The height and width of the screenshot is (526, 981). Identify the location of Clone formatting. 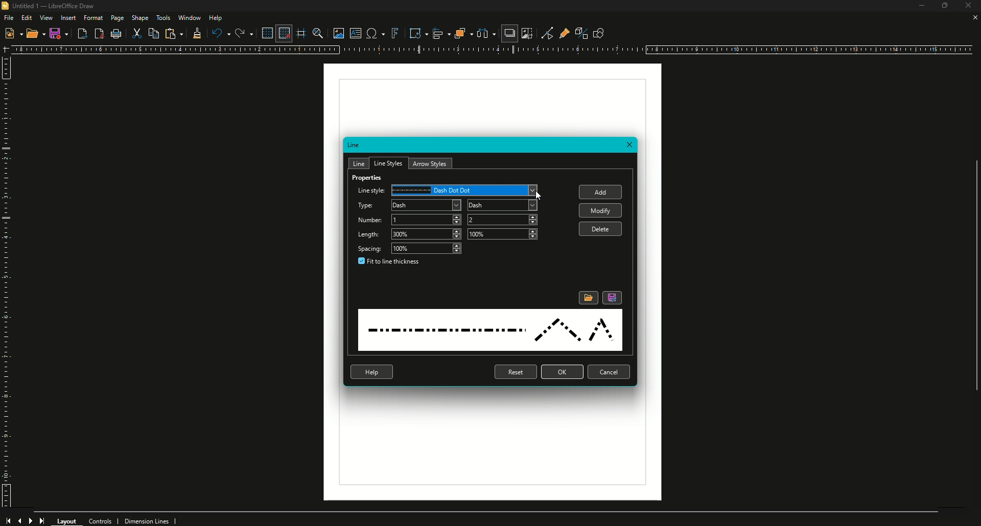
(195, 34).